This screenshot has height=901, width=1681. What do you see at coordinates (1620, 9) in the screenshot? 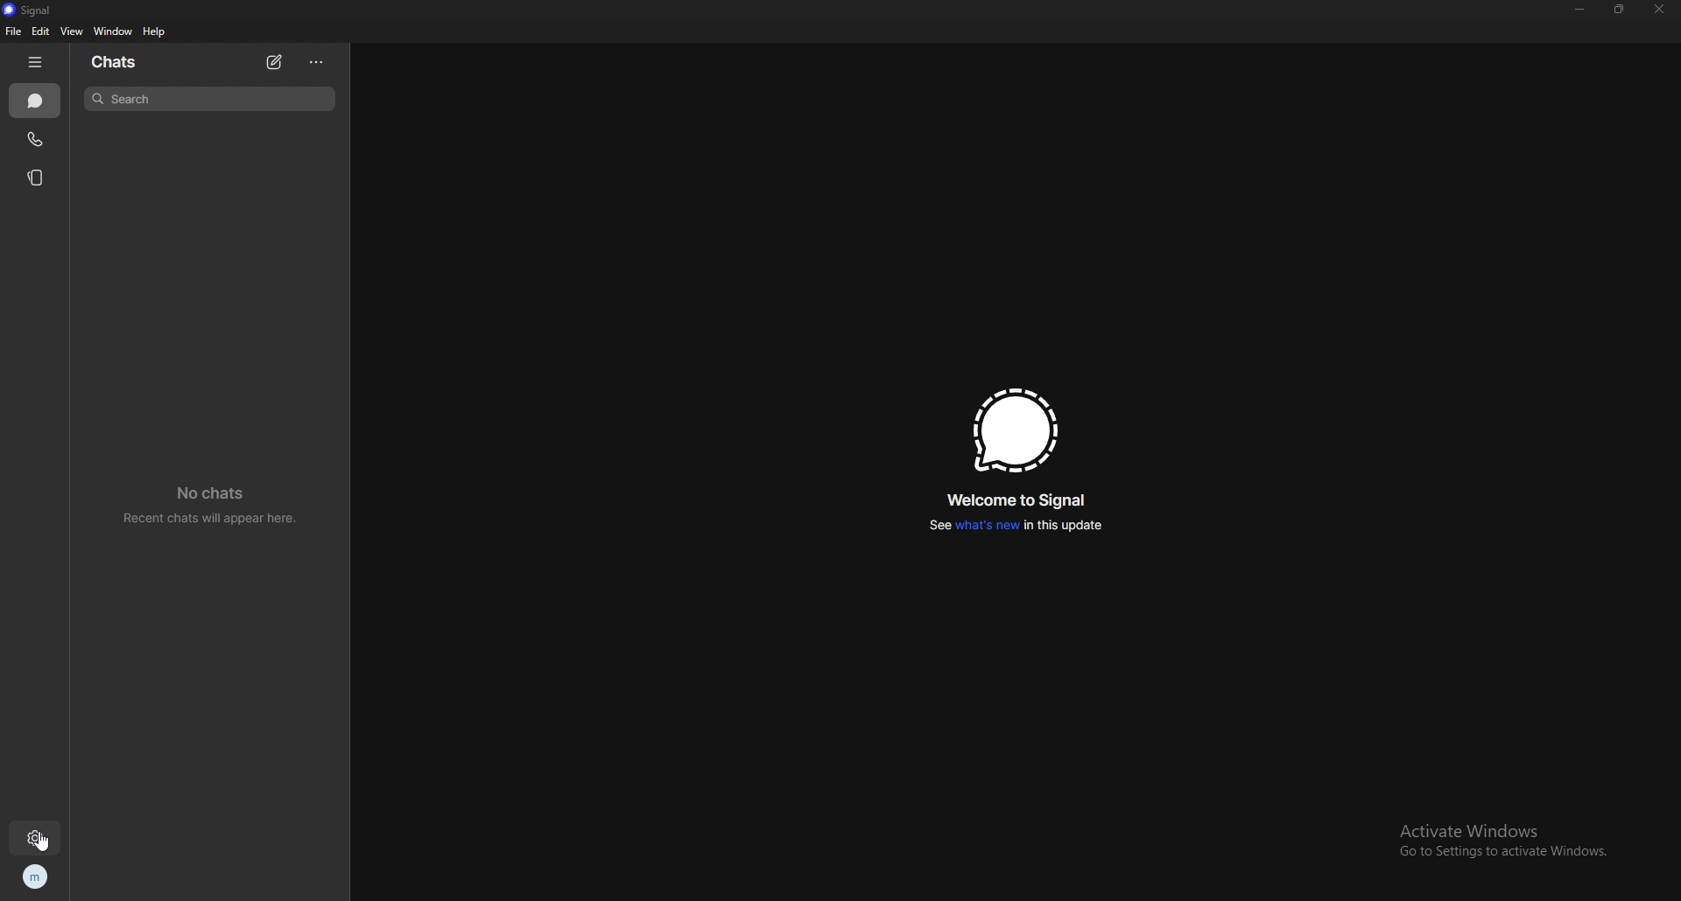
I see `resize` at bounding box center [1620, 9].